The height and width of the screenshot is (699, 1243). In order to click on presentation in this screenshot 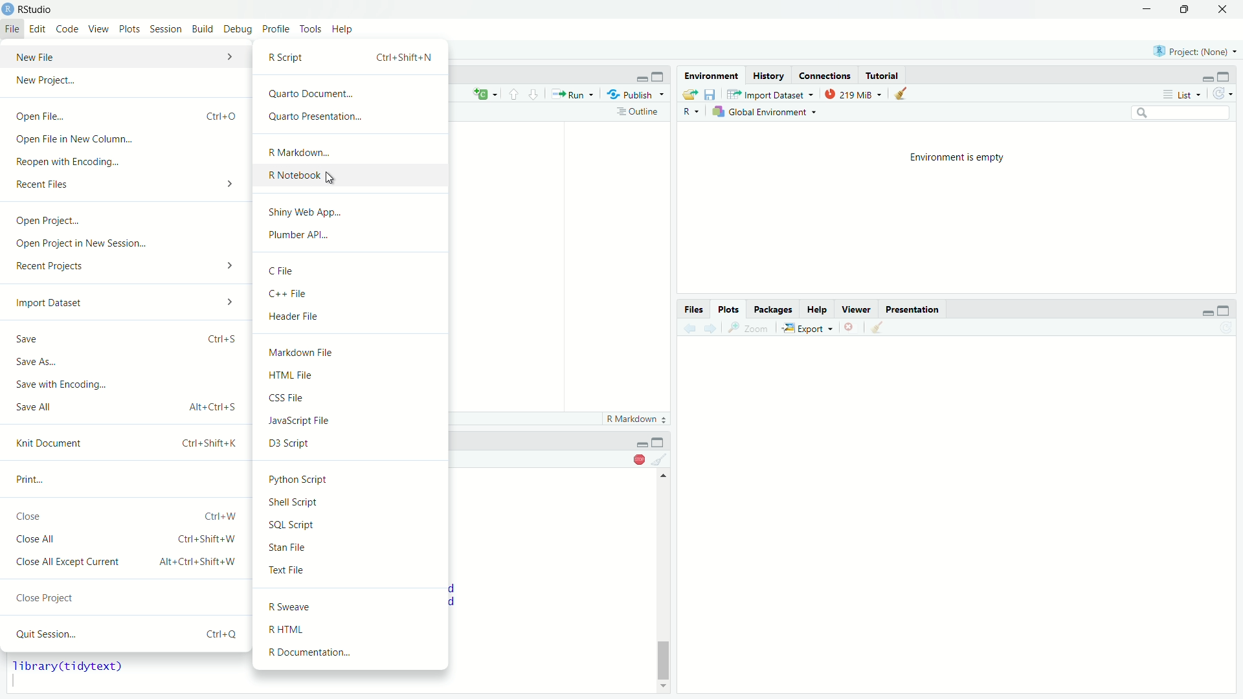, I will do `click(913, 309)`.